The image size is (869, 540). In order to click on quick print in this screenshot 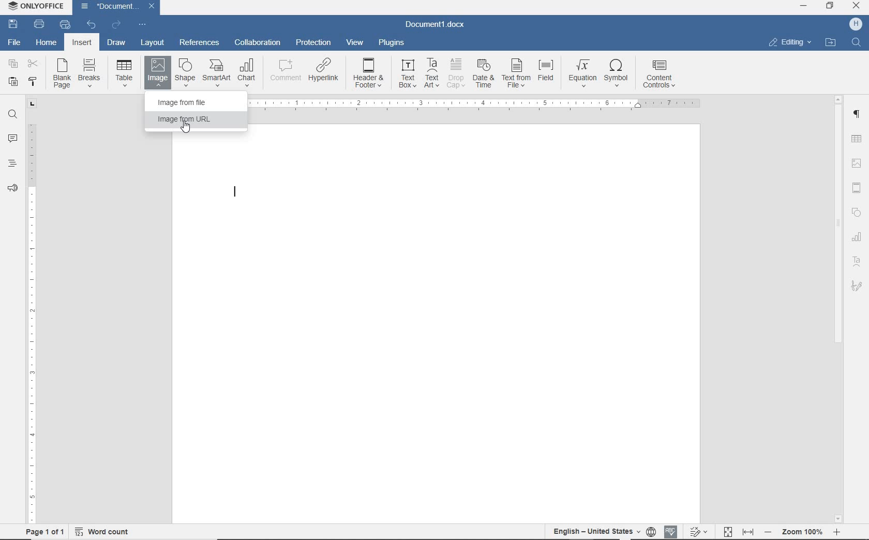, I will do `click(65, 25)`.